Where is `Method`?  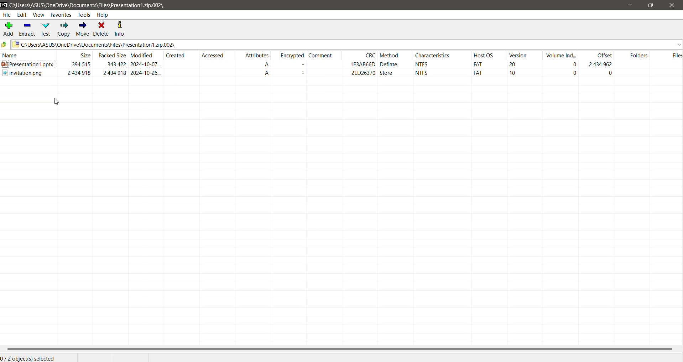
Method is located at coordinates (393, 55).